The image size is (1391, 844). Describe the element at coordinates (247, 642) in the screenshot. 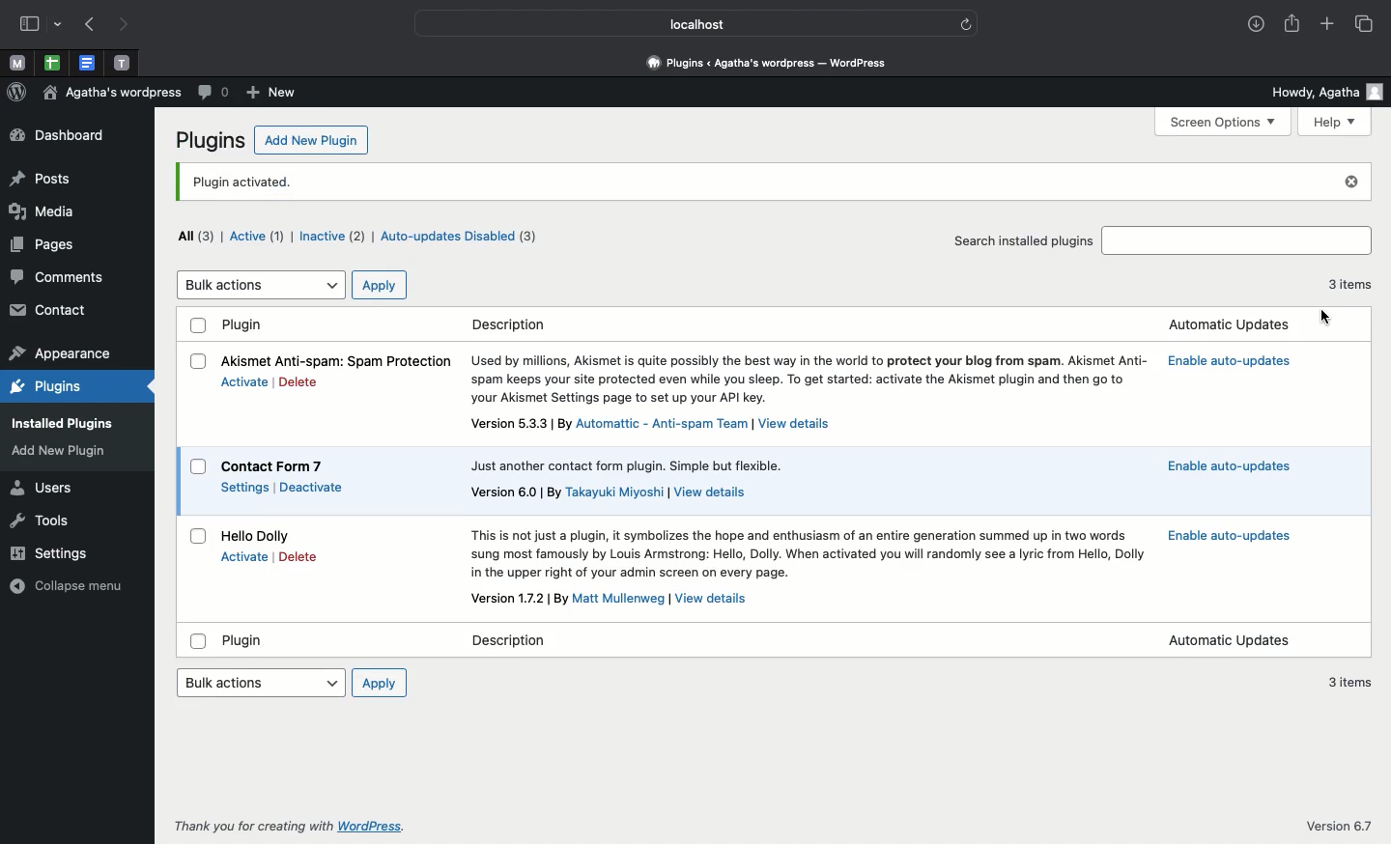

I see `Plugin` at that location.